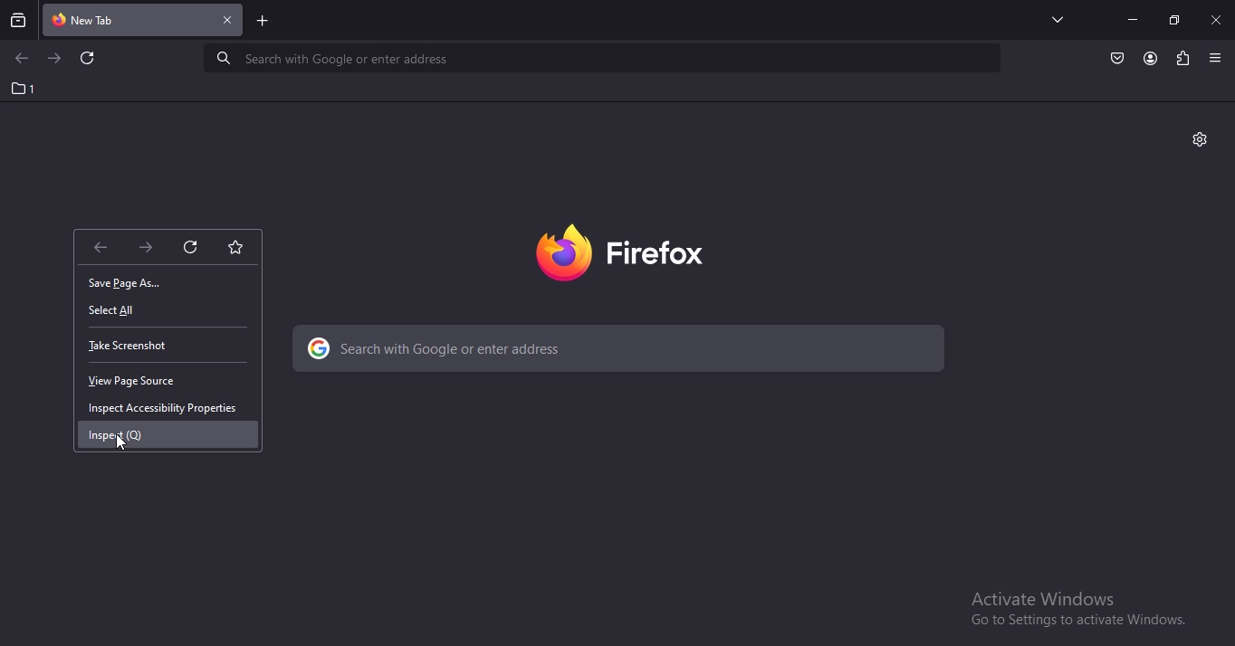 The image size is (1235, 646). What do you see at coordinates (119, 19) in the screenshot?
I see `current tab` at bounding box center [119, 19].